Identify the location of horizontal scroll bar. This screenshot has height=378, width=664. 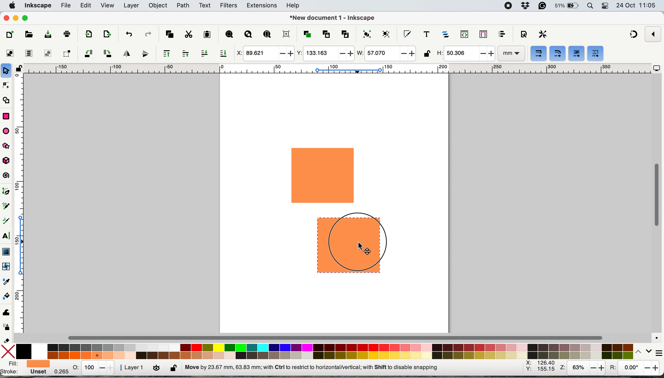
(337, 337).